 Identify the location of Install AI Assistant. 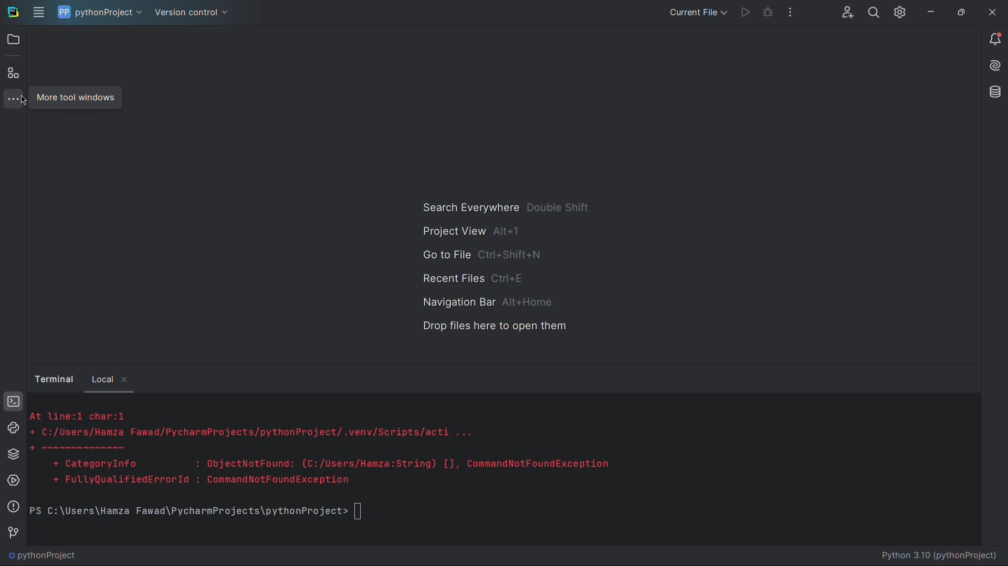
(992, 68).